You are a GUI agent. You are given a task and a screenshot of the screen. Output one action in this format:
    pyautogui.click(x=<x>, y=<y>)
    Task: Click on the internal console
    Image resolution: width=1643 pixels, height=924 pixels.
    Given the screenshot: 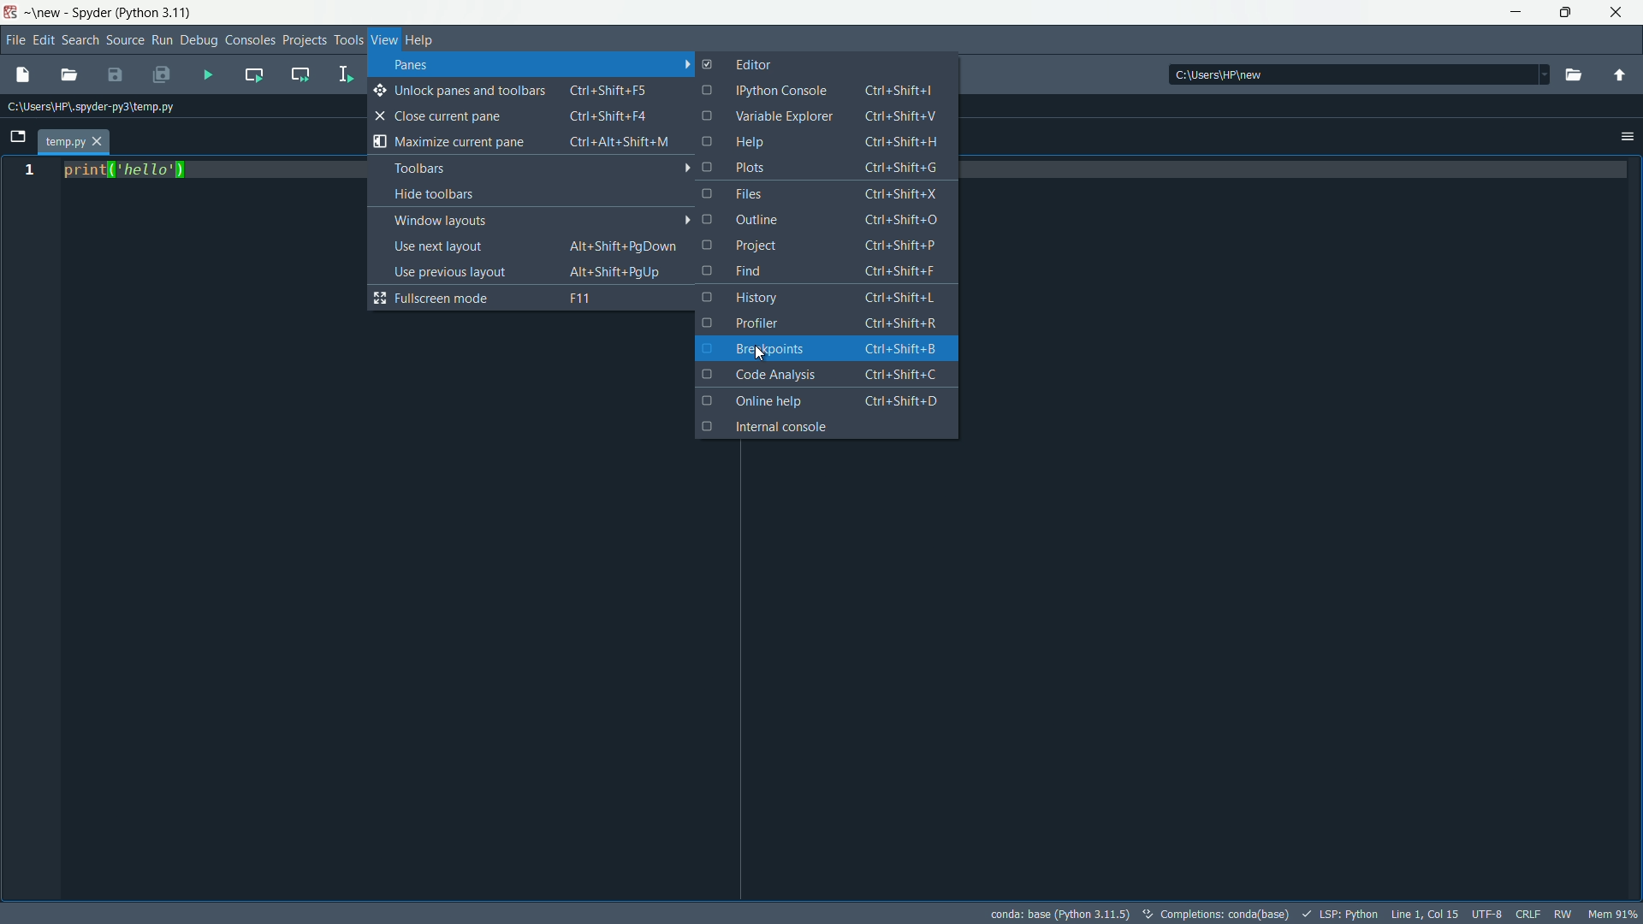 What is the action you would take?
    pyautogui.click(x=825, y=426)
    